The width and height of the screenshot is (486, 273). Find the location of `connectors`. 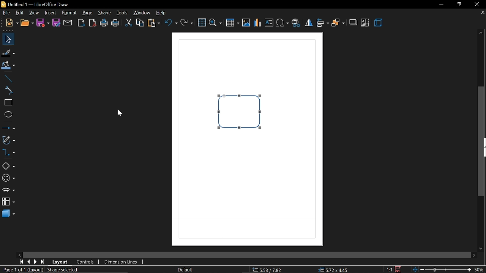

connectors is located at coordinates (8, 152).